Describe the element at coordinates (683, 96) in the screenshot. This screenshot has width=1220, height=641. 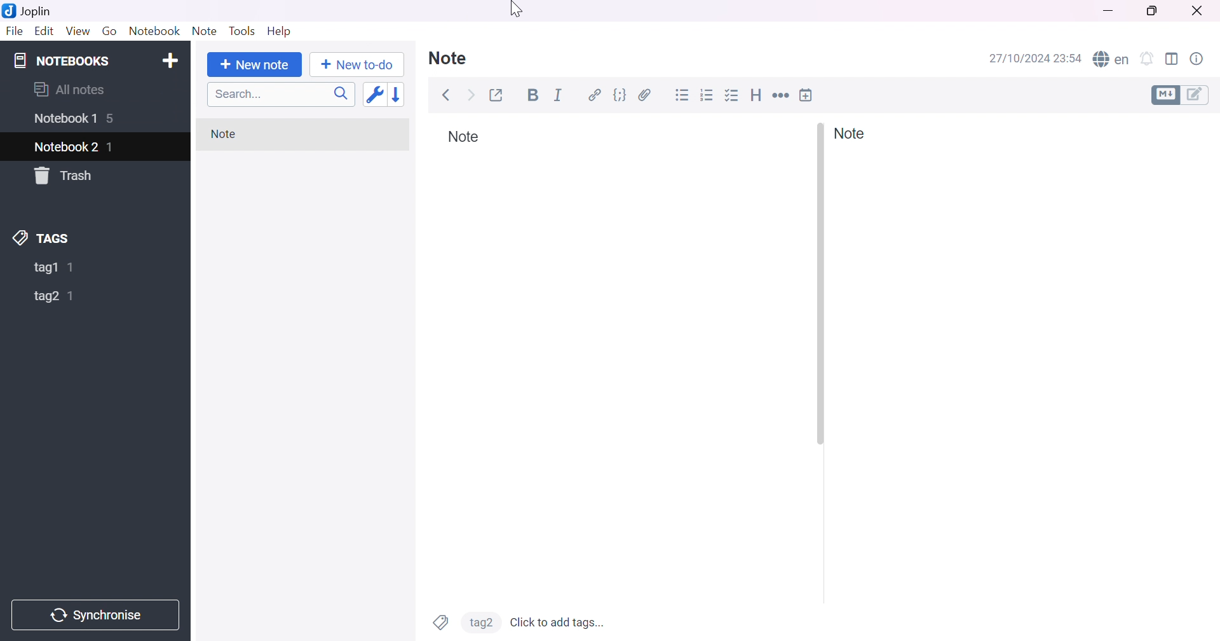
I see `Bulleted list` at that location.